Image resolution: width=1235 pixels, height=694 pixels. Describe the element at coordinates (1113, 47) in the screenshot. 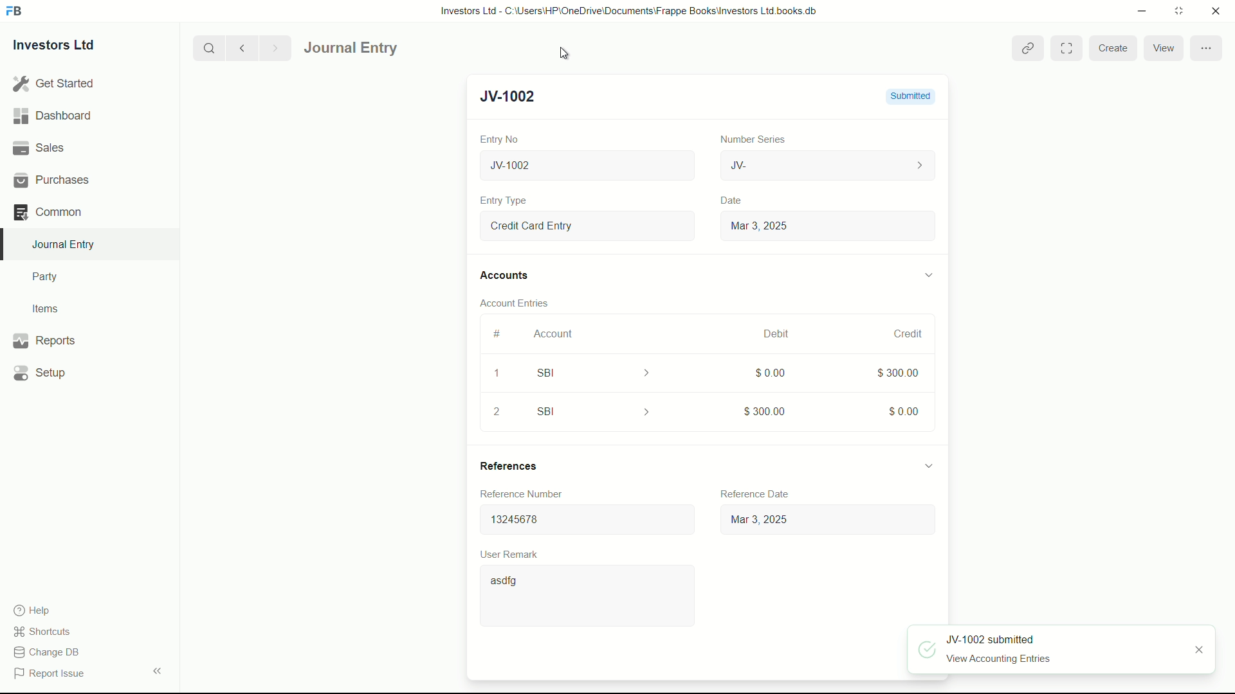

I see `create` at that location.